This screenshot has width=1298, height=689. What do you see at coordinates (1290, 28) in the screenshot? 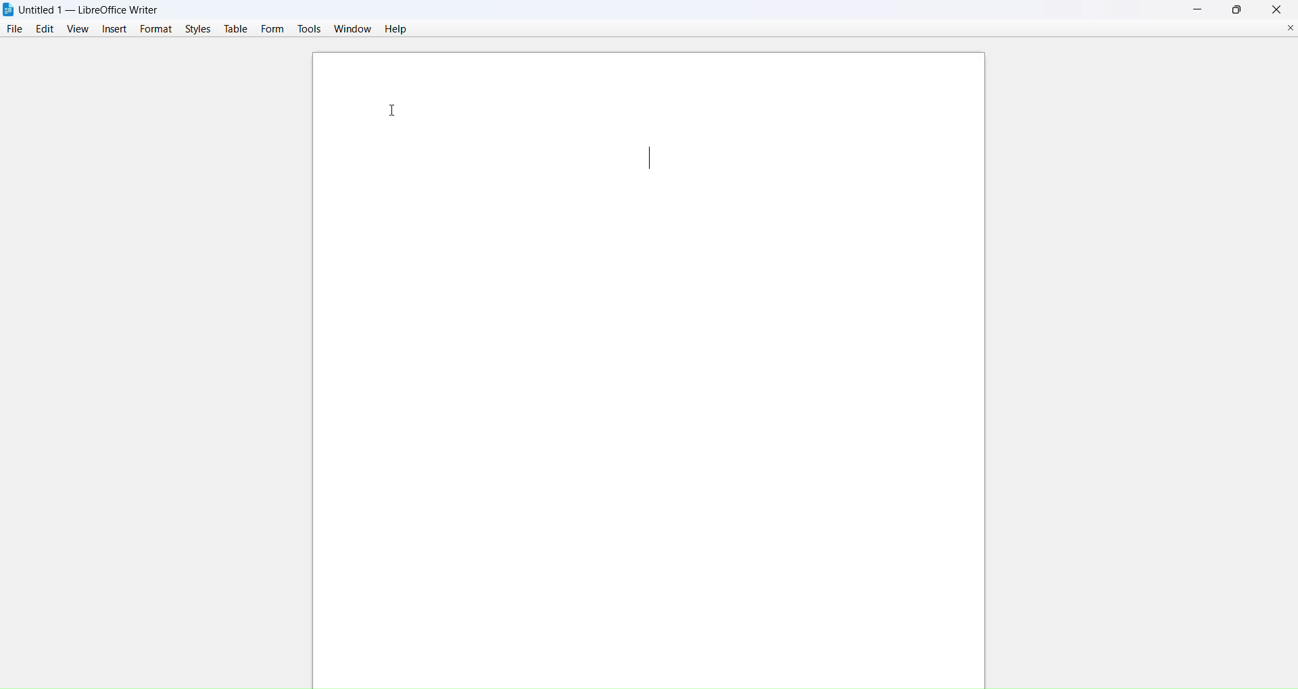
I see `close current document` at bounding box center [1290, 28].